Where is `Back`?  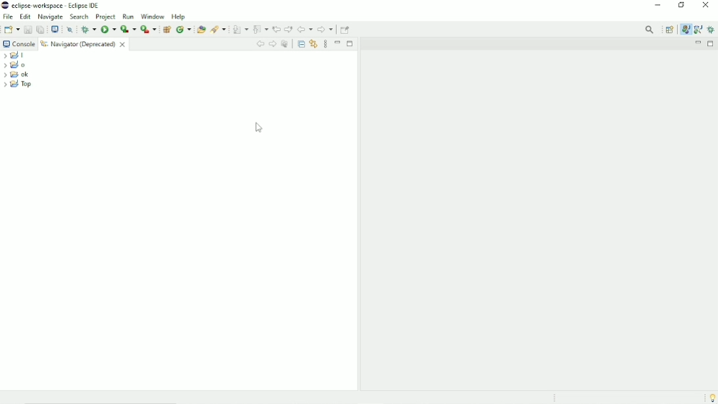 Back is located at coordinates (305, 30).